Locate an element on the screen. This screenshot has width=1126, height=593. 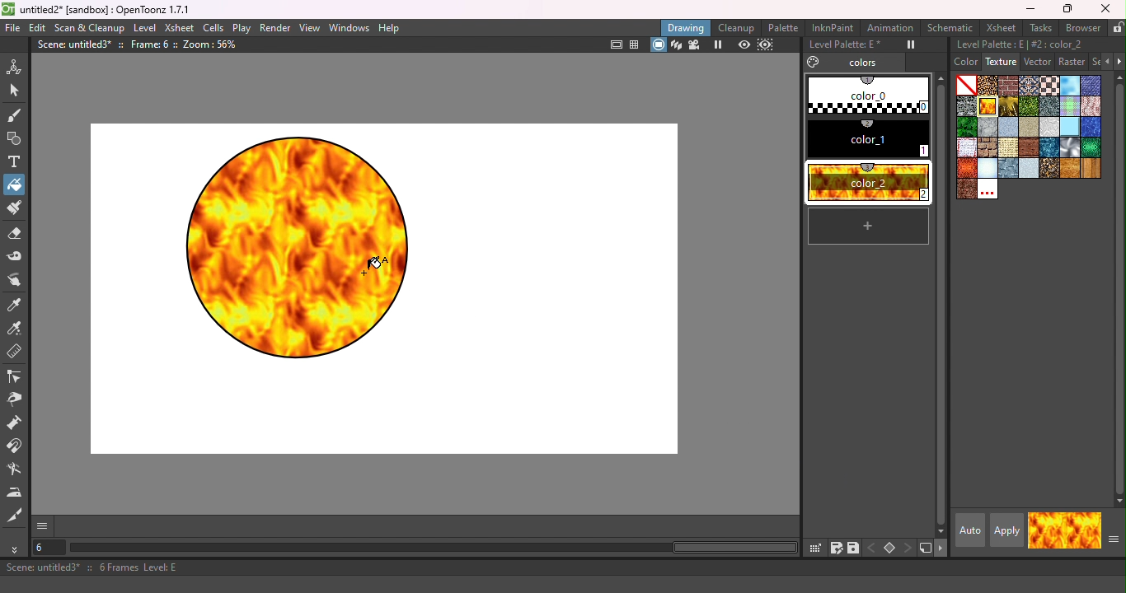
new style is located at coordinates (869, 226).